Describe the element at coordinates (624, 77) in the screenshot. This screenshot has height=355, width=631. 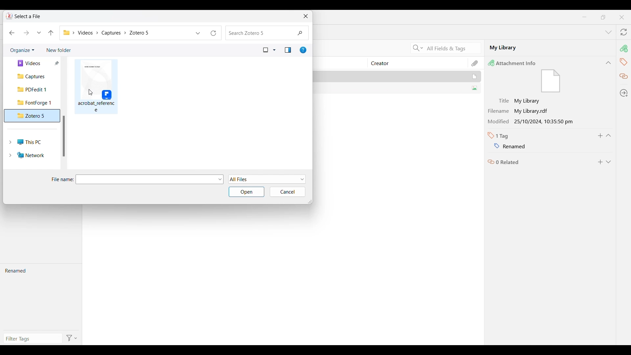
I see `Related` at that location.